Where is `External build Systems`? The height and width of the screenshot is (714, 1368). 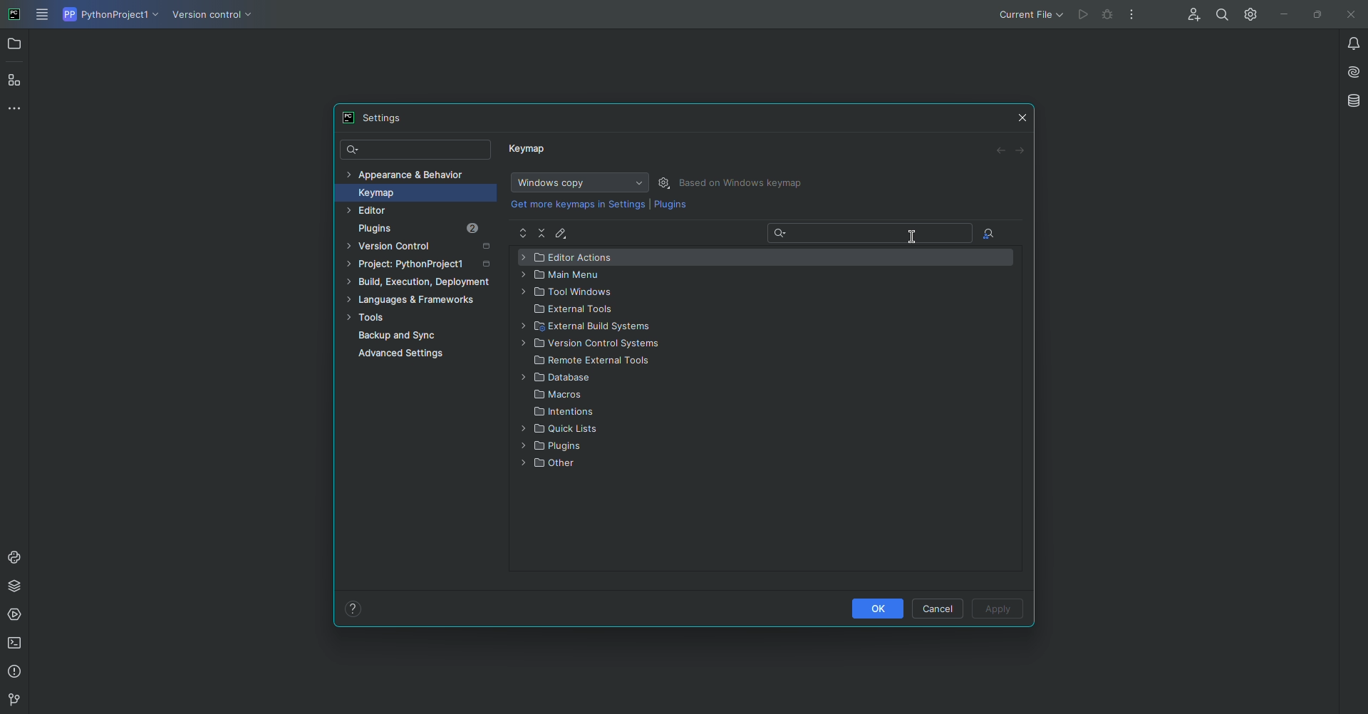
External build Systems is located at coordinates (598, 328).